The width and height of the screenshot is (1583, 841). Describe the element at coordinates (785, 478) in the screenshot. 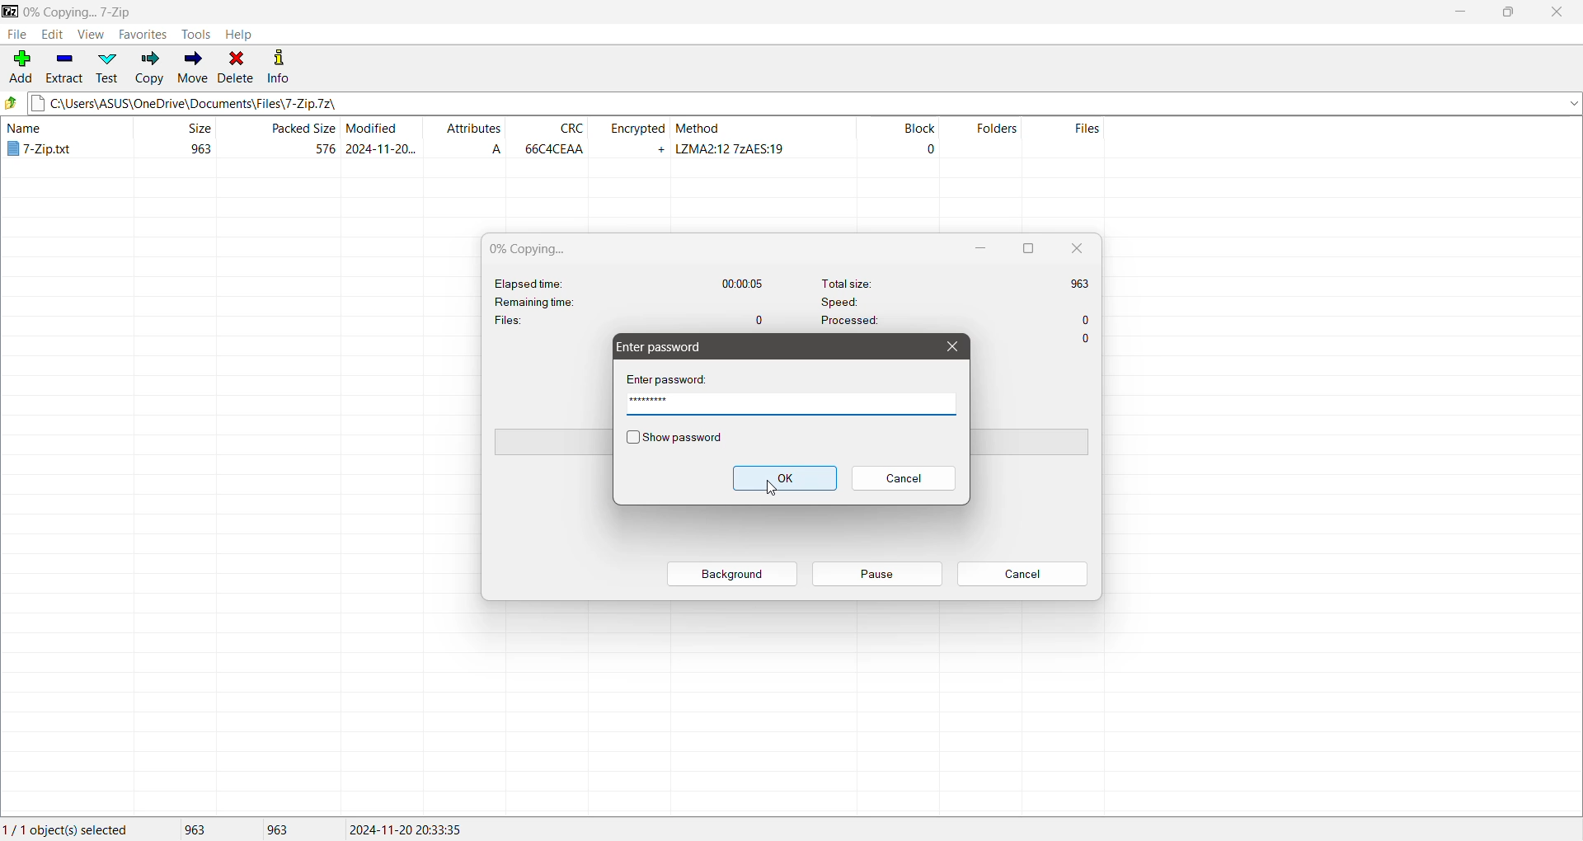

I see `Click to confirm` at that location.